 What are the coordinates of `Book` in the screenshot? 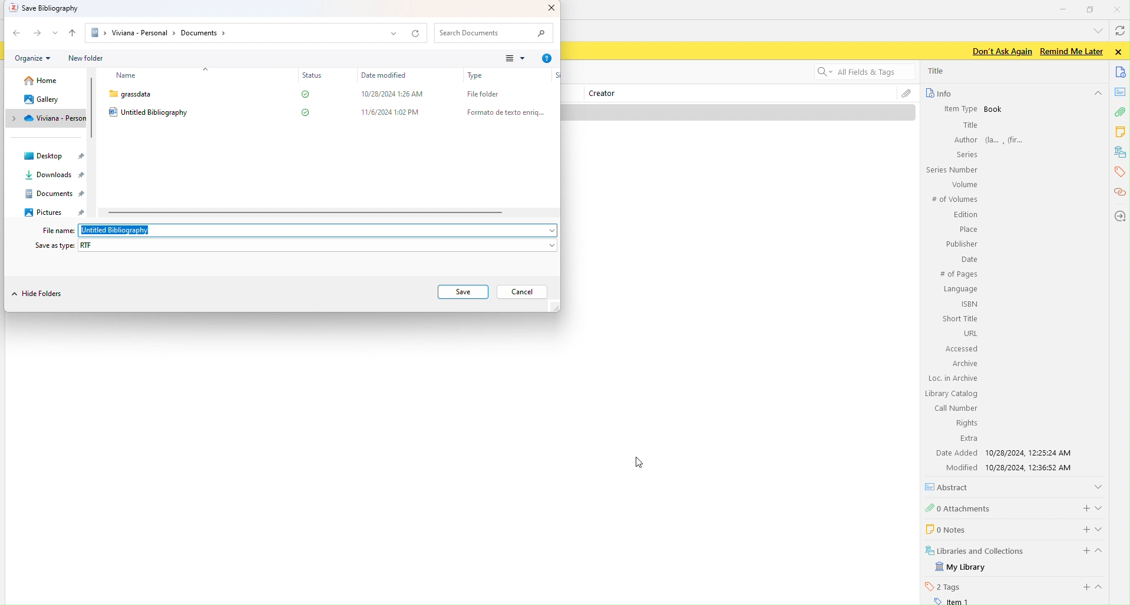 It's located at (994, 109).